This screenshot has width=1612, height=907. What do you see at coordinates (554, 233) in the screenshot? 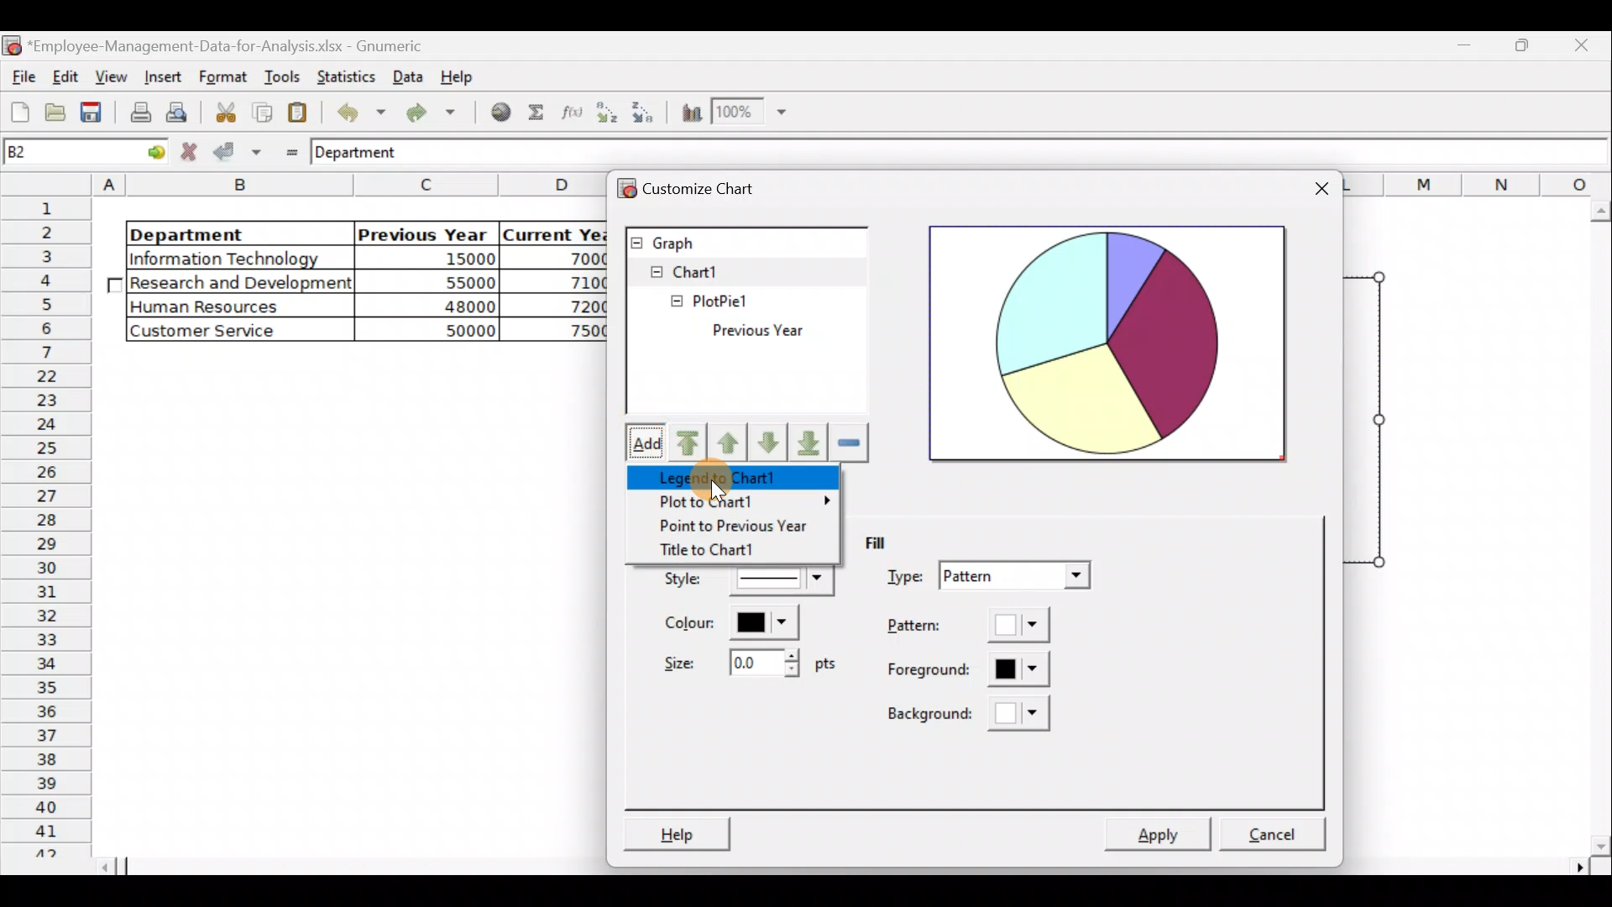
I see `Current Year` at bounding box center [554, 233].